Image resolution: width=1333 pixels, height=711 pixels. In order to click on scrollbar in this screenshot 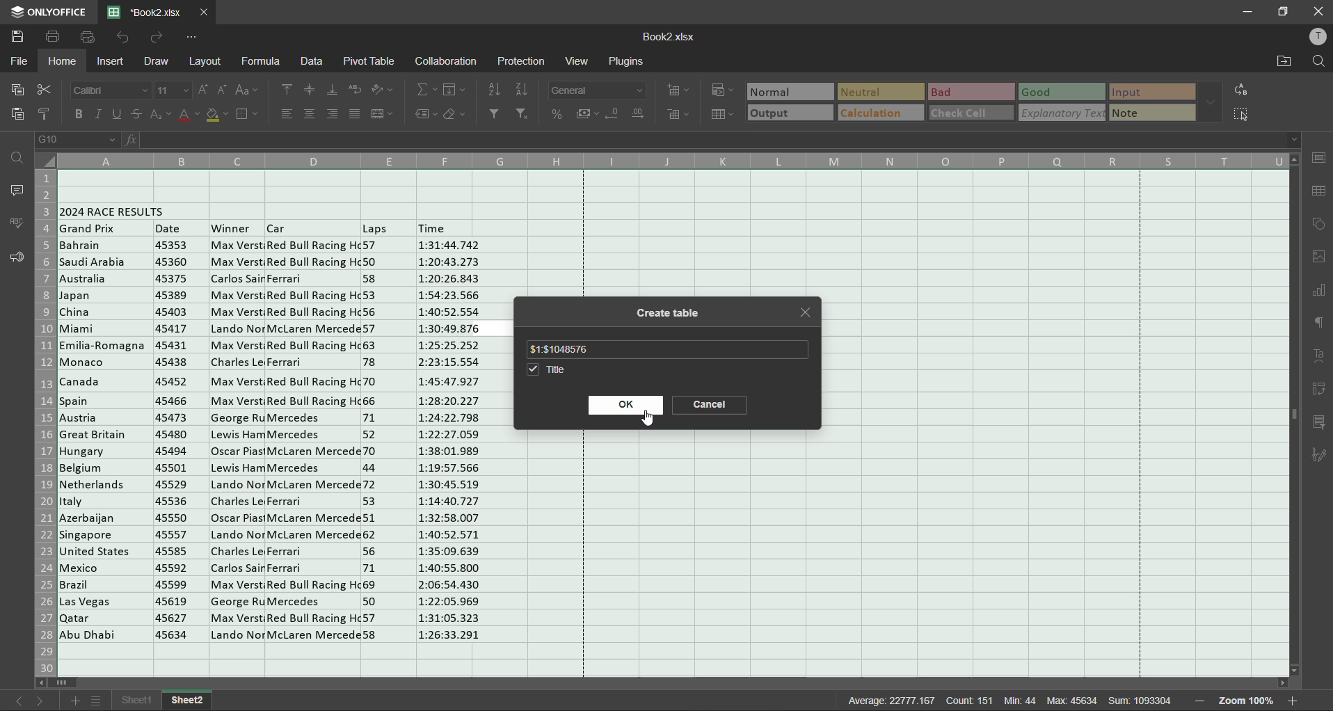, I will do `click(676, 683)`.